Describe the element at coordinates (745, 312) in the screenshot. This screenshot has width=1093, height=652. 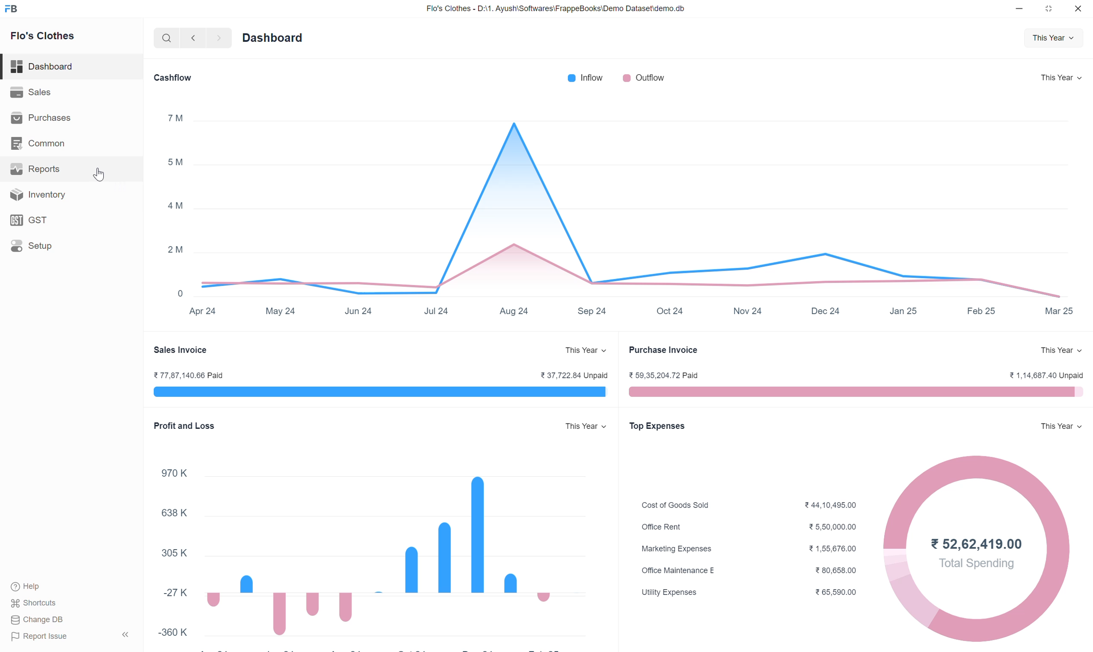
I see `Nov 24` at that location.